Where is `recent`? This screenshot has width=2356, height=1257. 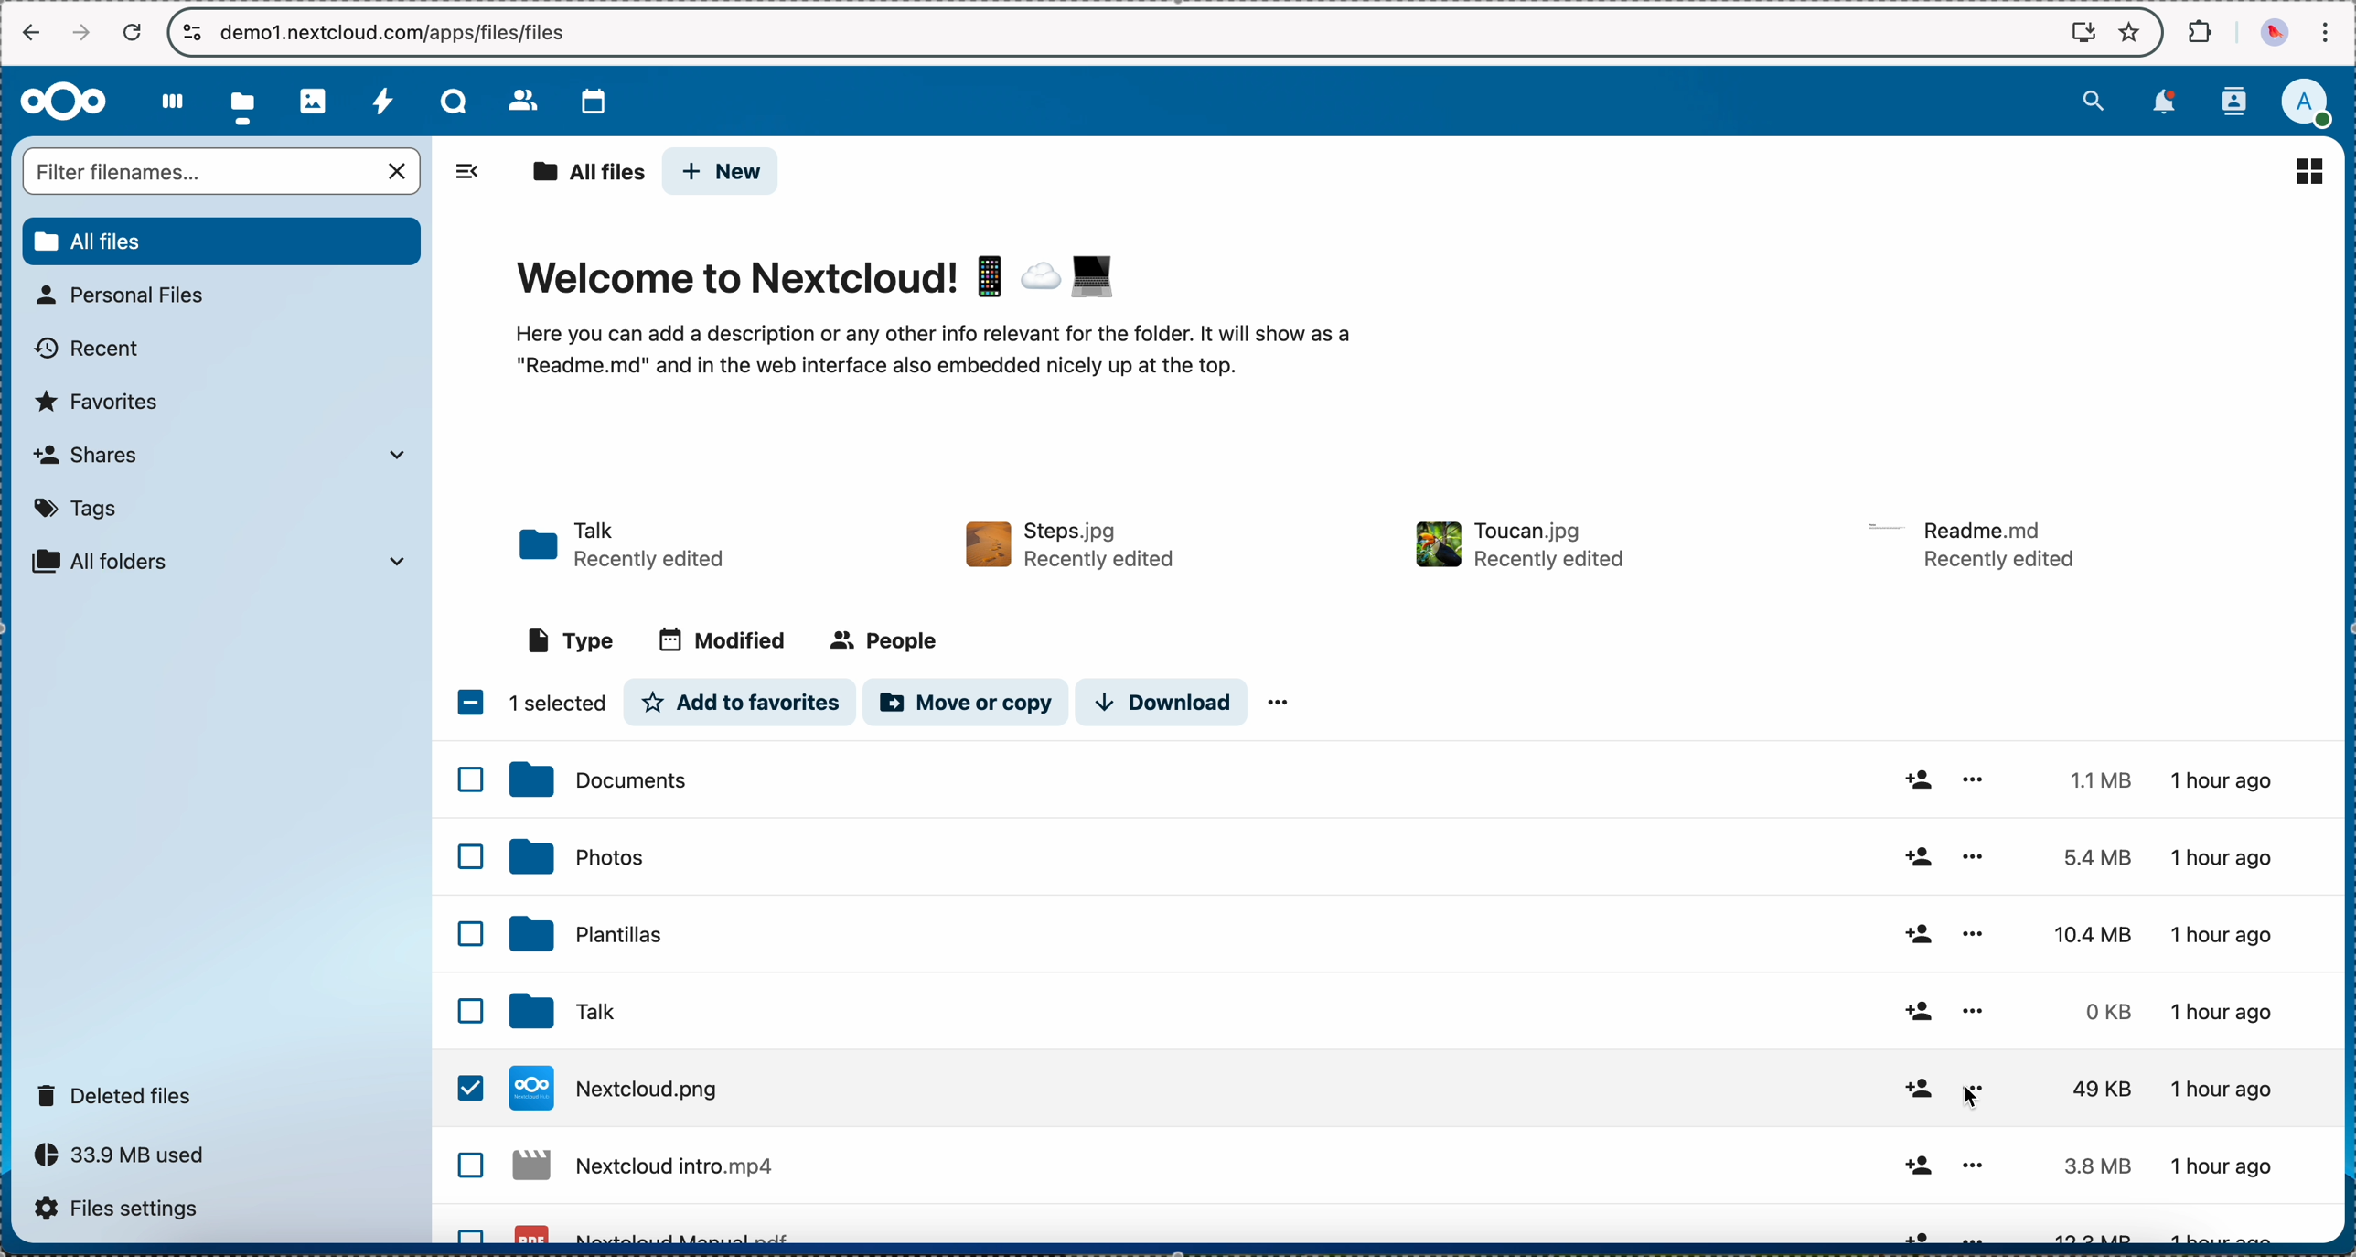 recent is located at coordinates (84, 352).